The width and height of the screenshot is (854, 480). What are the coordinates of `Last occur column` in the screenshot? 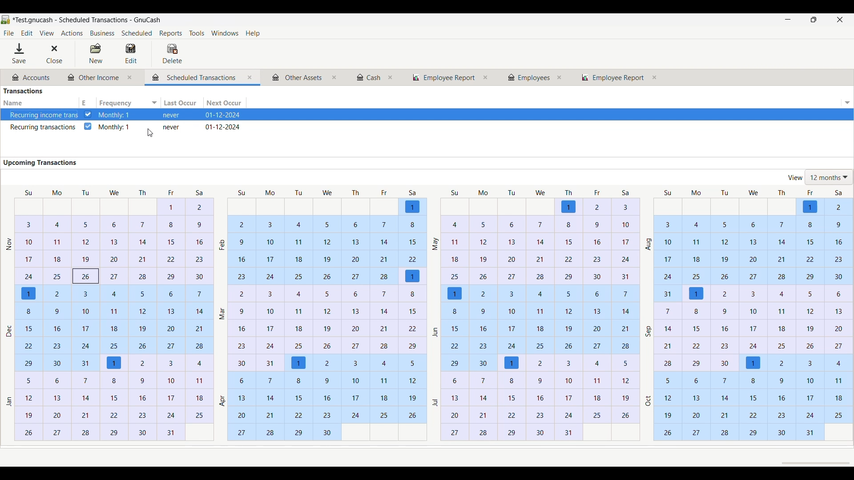 It's located at (182, 103).